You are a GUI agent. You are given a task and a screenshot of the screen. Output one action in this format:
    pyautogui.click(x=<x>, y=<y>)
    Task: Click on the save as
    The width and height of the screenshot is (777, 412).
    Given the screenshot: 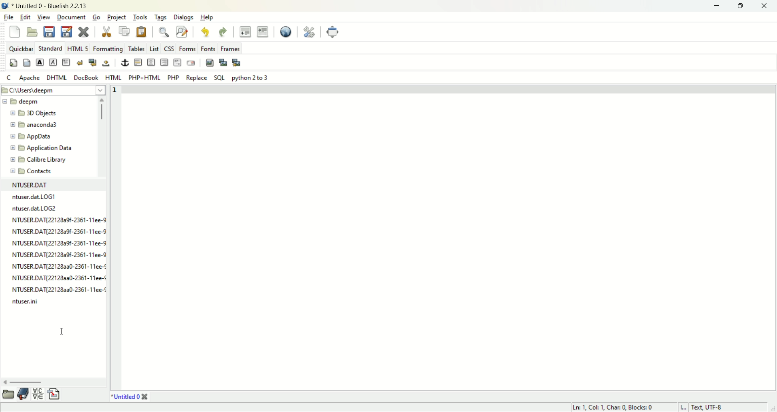 What is the action you would take?
    pyautogui.click(x=66, y=31)
    